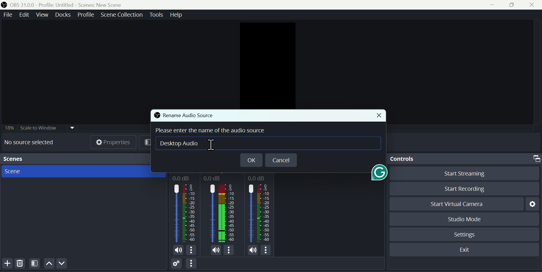  Describe the element at coordinates (7, 264) in the screenshot. I see `add` at that location.